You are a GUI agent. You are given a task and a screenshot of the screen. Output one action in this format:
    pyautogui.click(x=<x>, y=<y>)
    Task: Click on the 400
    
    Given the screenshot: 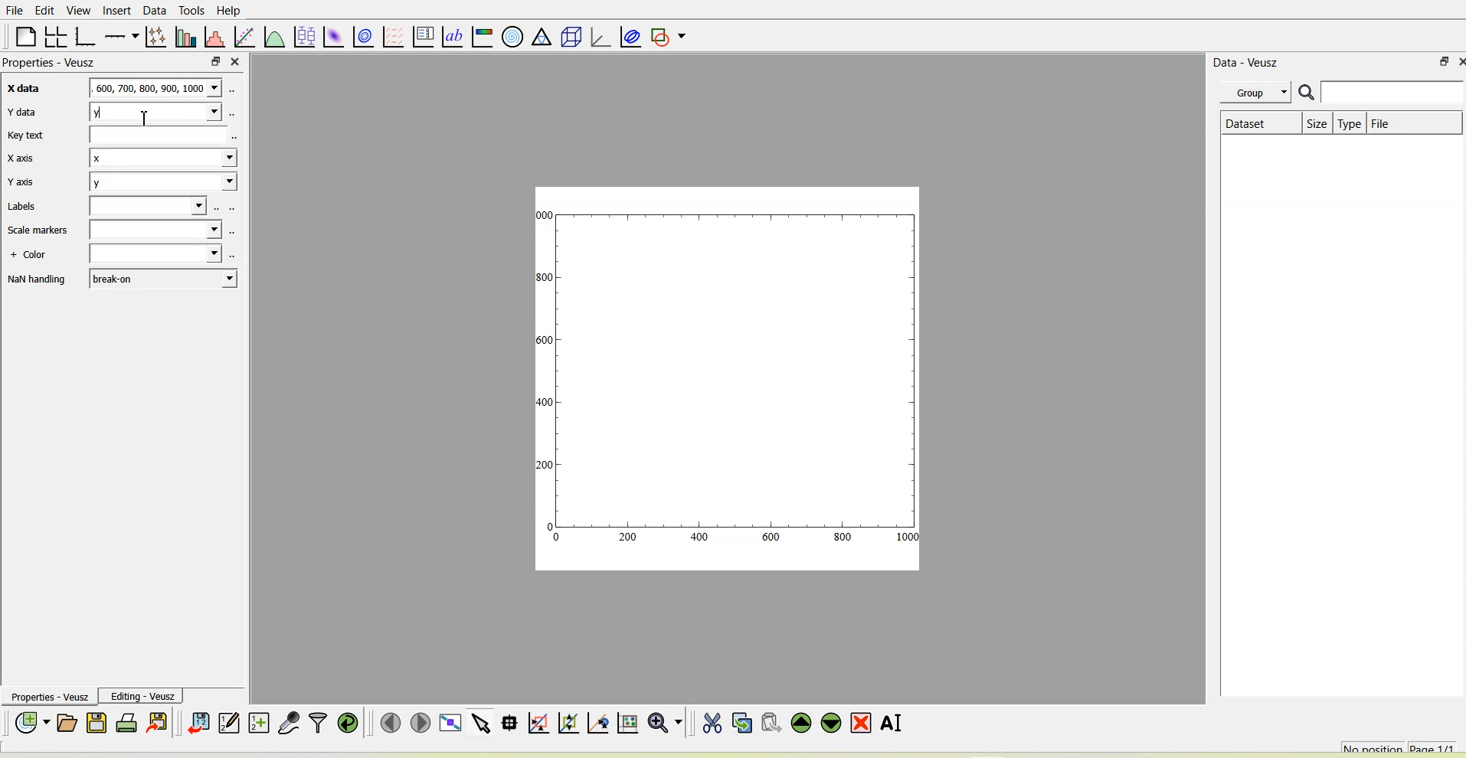 What is the action you would take?
    pyautogui.click(x=545, y=400)
    